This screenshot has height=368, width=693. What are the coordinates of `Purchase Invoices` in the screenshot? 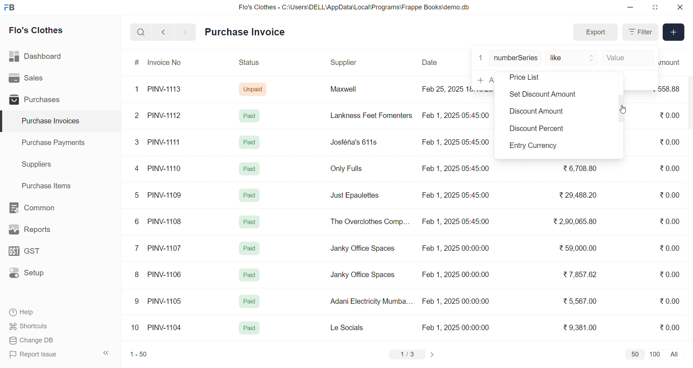 It's located at (49, 121).